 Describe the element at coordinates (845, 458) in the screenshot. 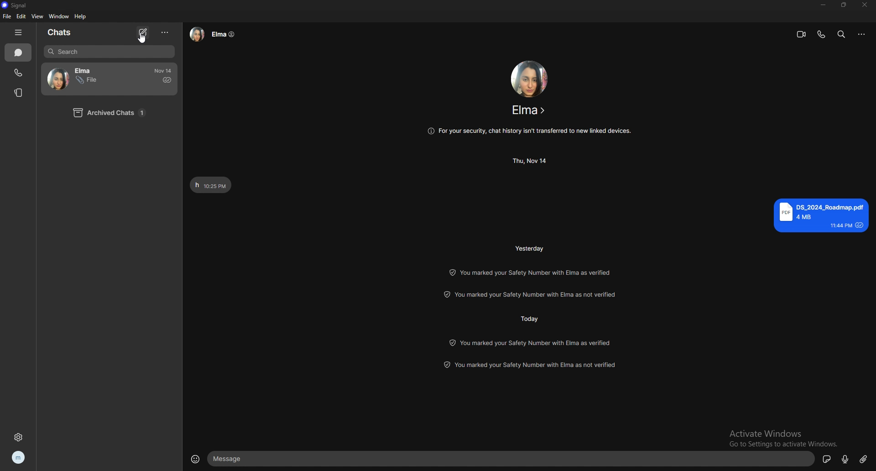

I see `voice message` at that location.